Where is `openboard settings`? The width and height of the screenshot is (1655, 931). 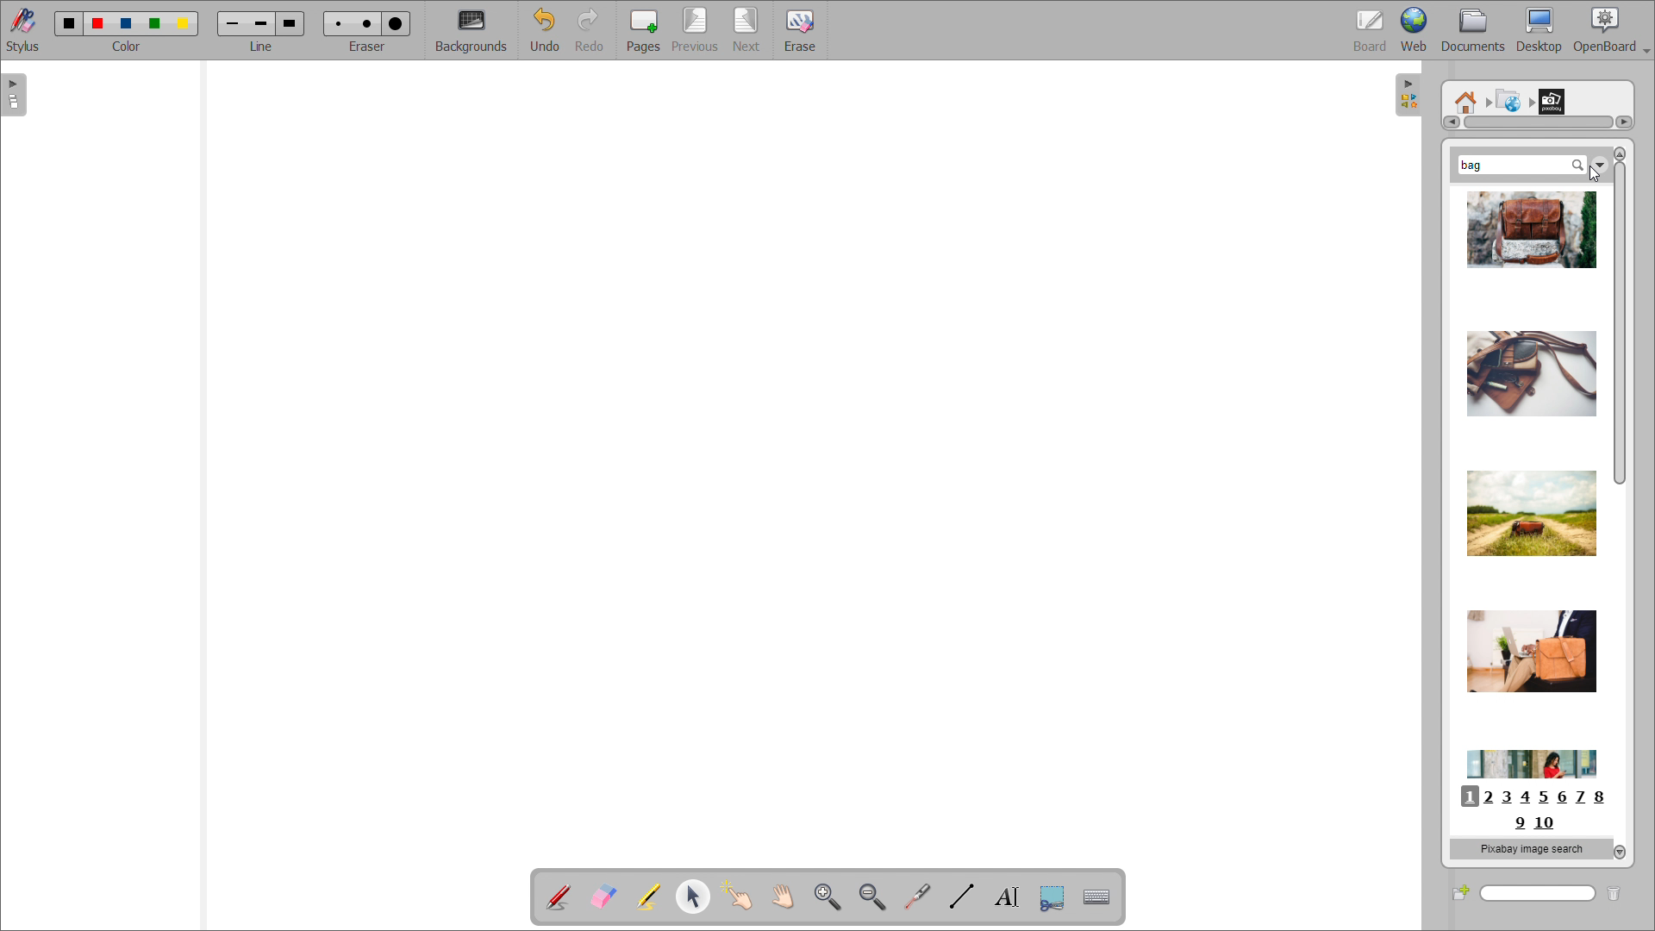
openboard settings is located at coordinates (1611, 30).